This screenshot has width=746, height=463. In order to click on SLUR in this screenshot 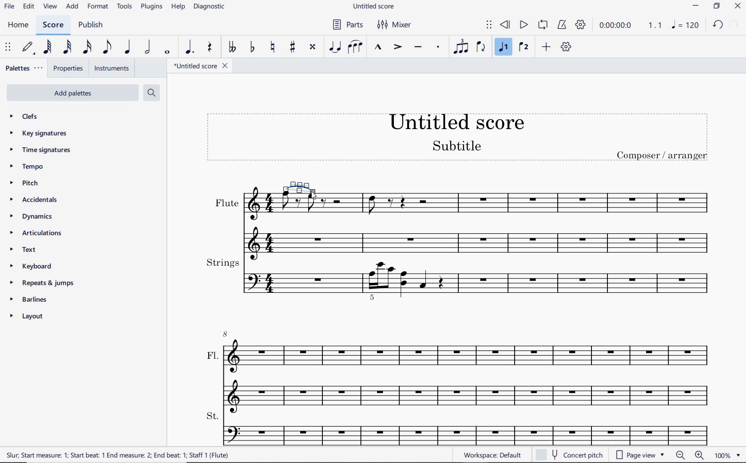, I will do `click(354, 47)`.